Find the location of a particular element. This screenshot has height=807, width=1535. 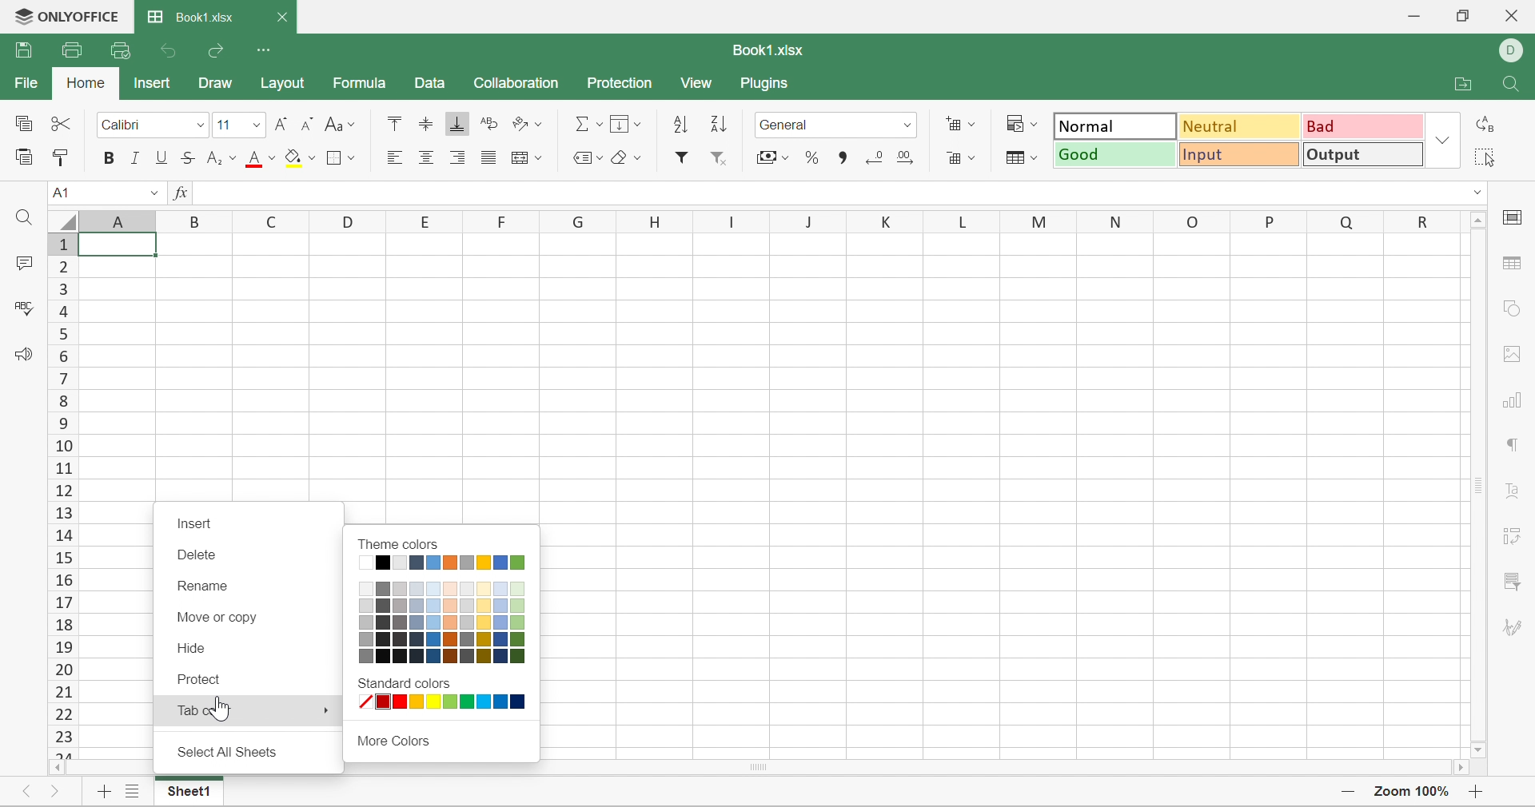

Scroll bar is located at coordinates (1478, 485).